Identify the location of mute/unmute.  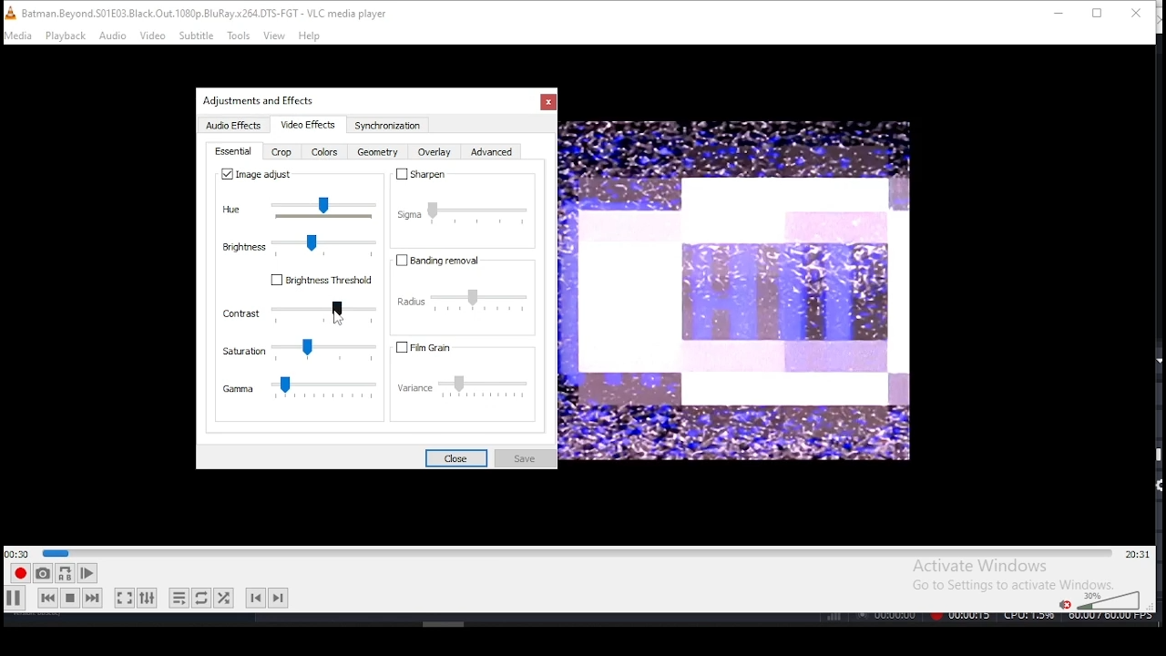
(1062, 603).